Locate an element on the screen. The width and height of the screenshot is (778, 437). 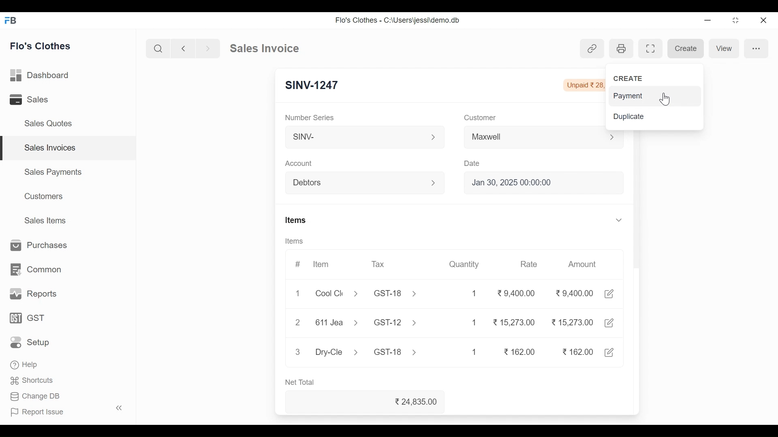
Items is located at coordinates (299, 221).